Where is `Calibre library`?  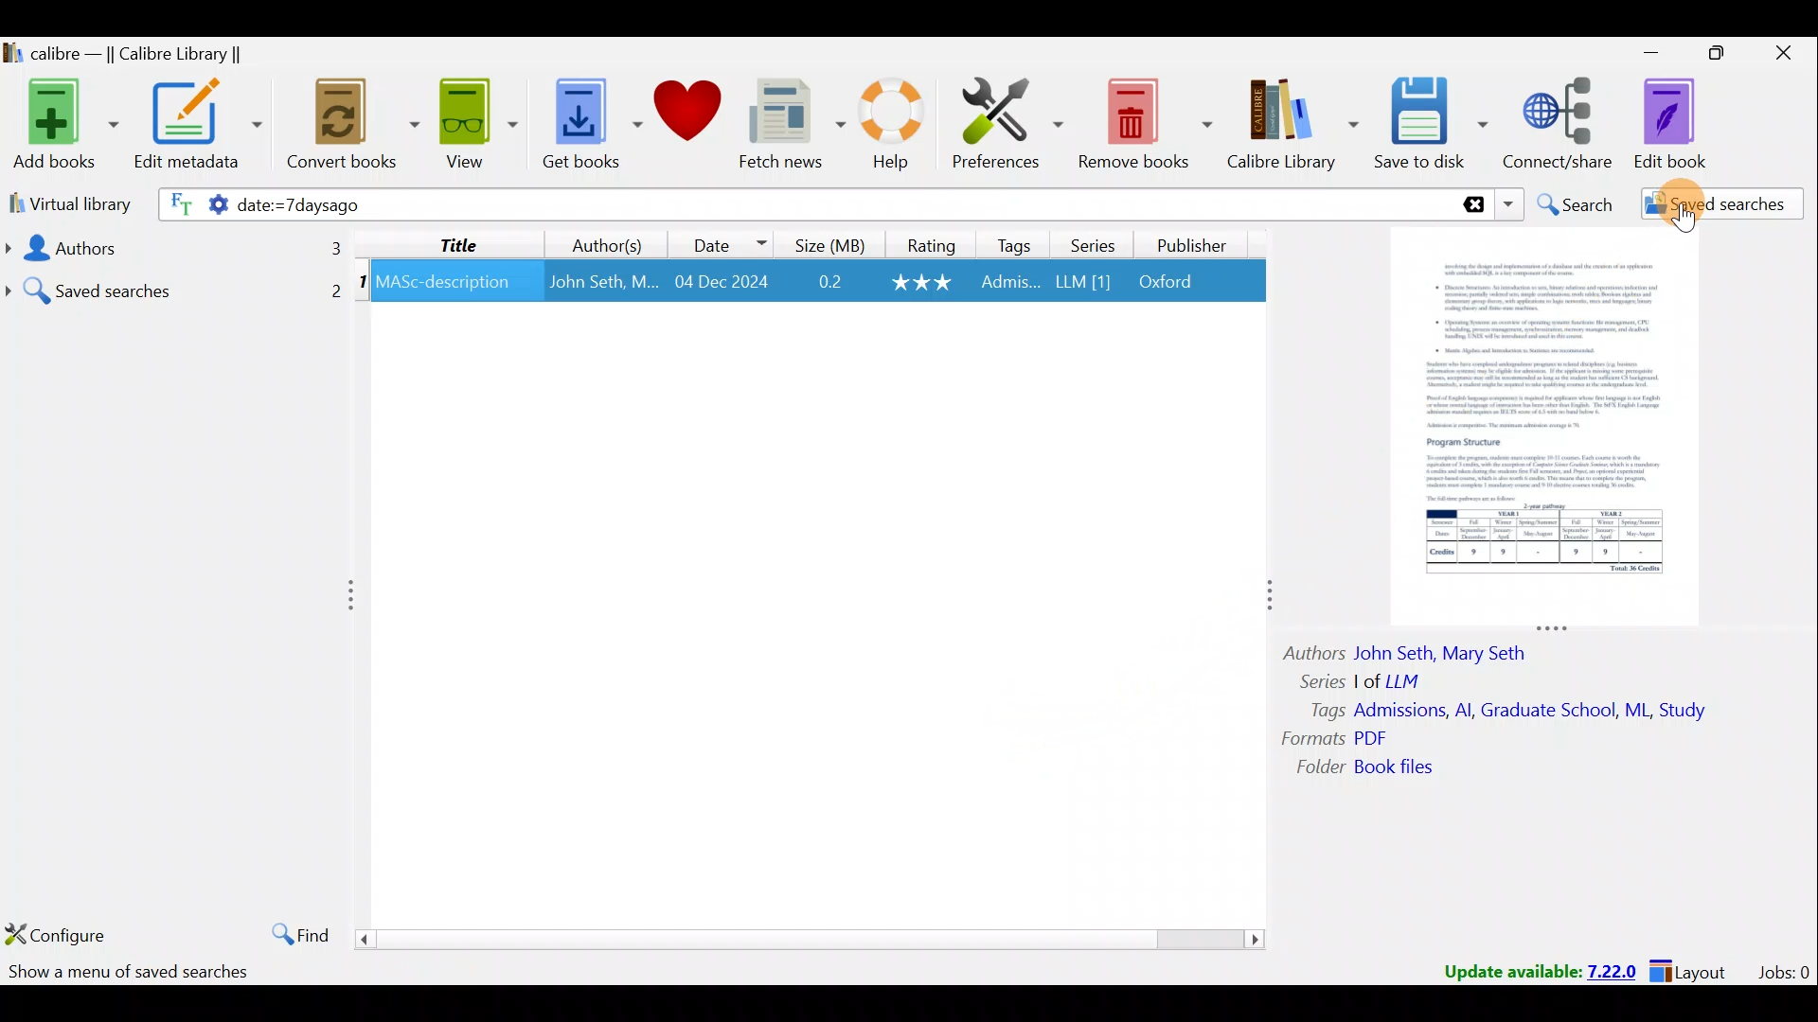 Calibre library is located at coordinates (1295, 126).